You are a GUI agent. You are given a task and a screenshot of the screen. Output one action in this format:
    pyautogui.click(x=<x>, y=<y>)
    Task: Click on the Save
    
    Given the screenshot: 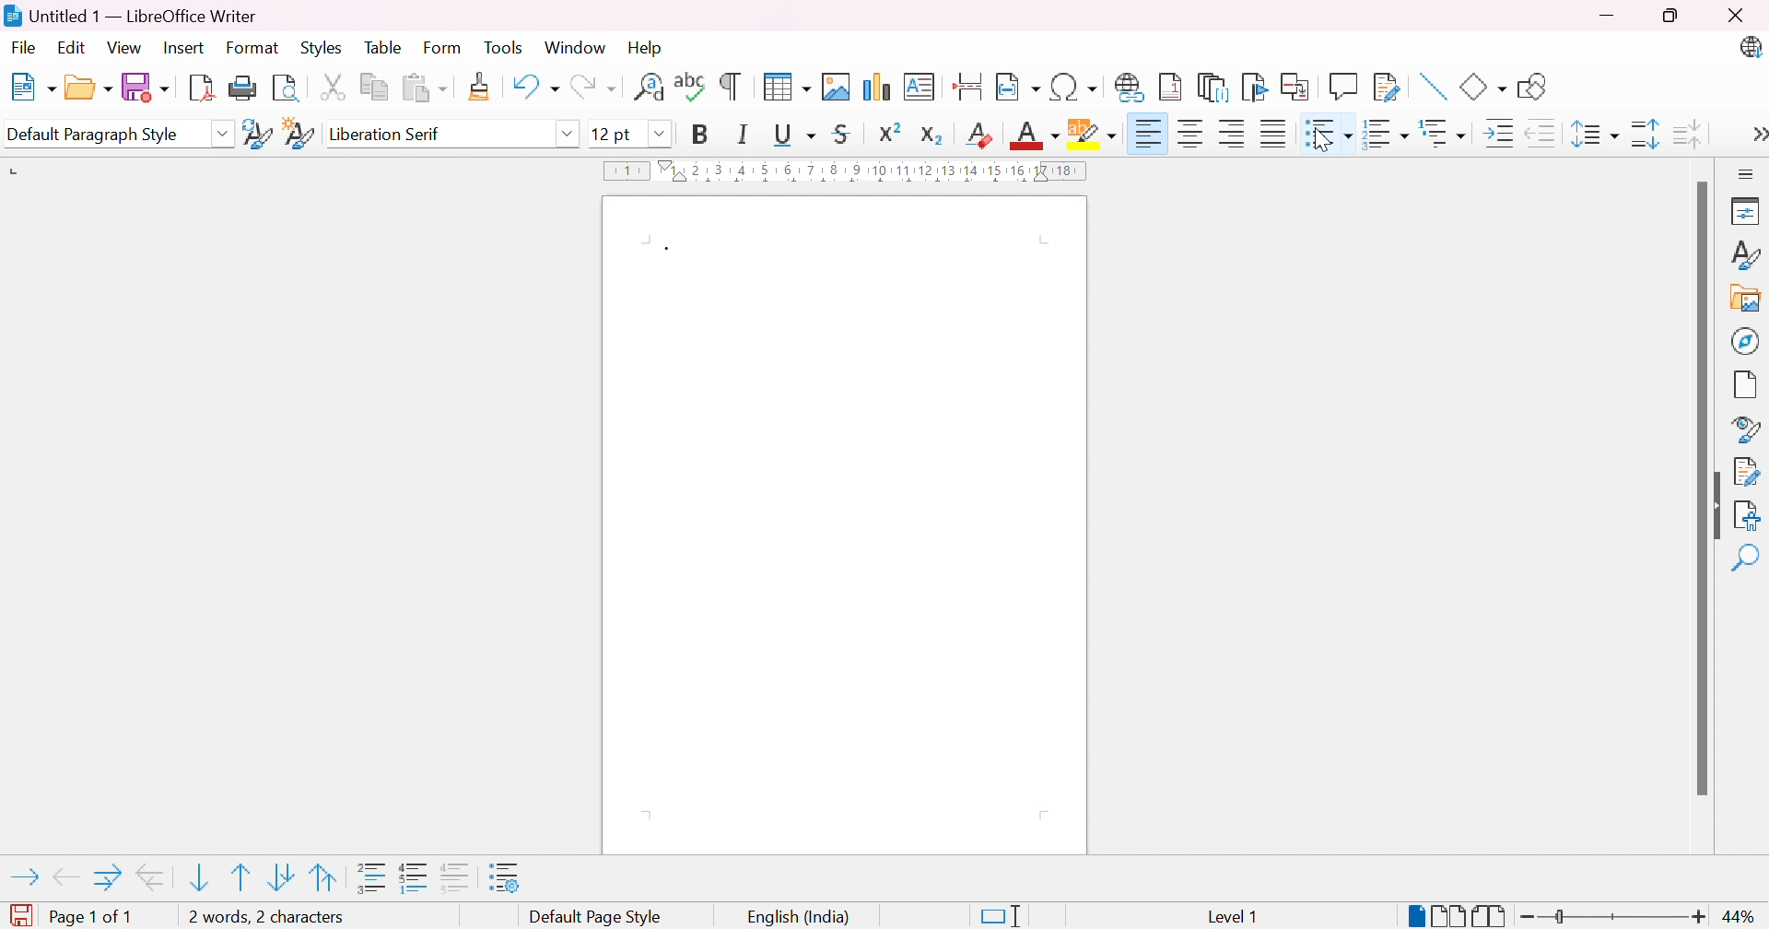 What is the action you would take?
    pyautogui.click(x=146, y=88)
    